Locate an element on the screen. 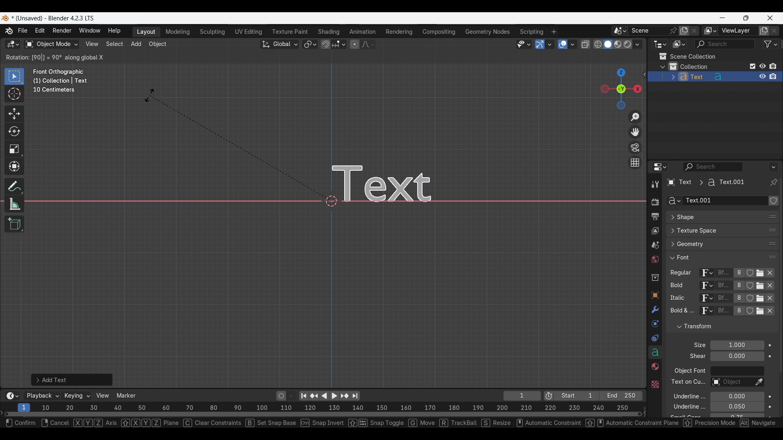  Add cube is located at coordinates (14, 224).